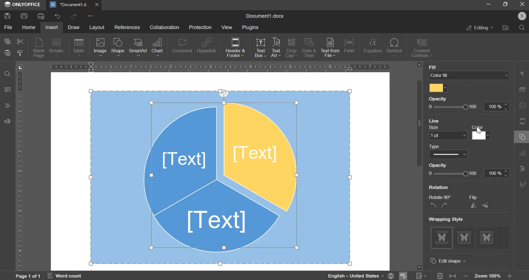 Image resolution: width=529 pixels, height=280 pixels. What do you see at coordinates (479, 206) in the screenshot?
I see `flip` at bounding box center [479, 206].